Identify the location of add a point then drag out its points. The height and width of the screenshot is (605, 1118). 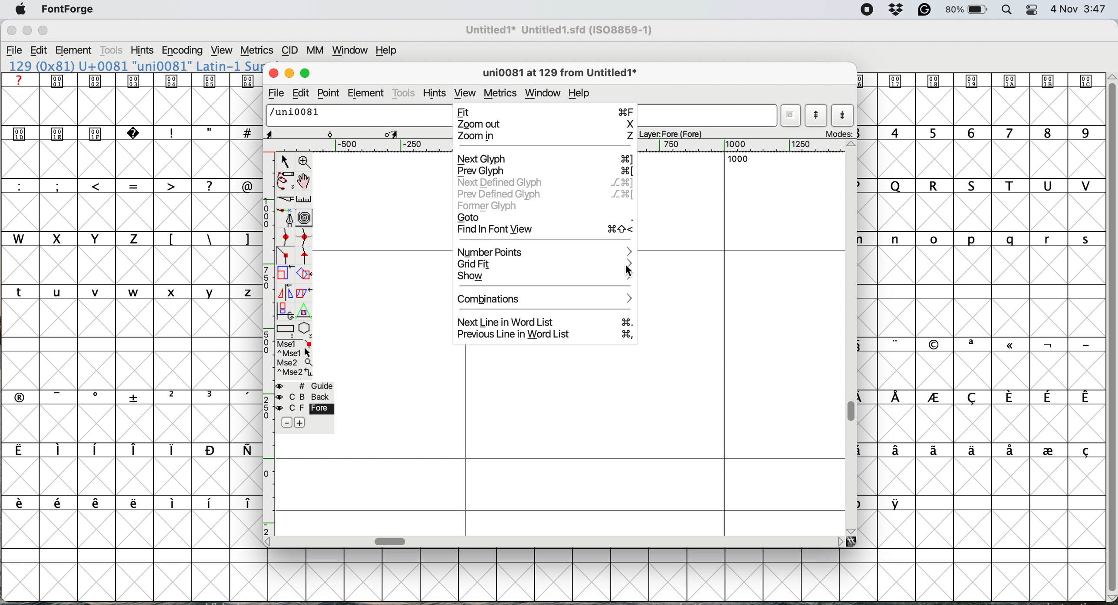
(286, 217).